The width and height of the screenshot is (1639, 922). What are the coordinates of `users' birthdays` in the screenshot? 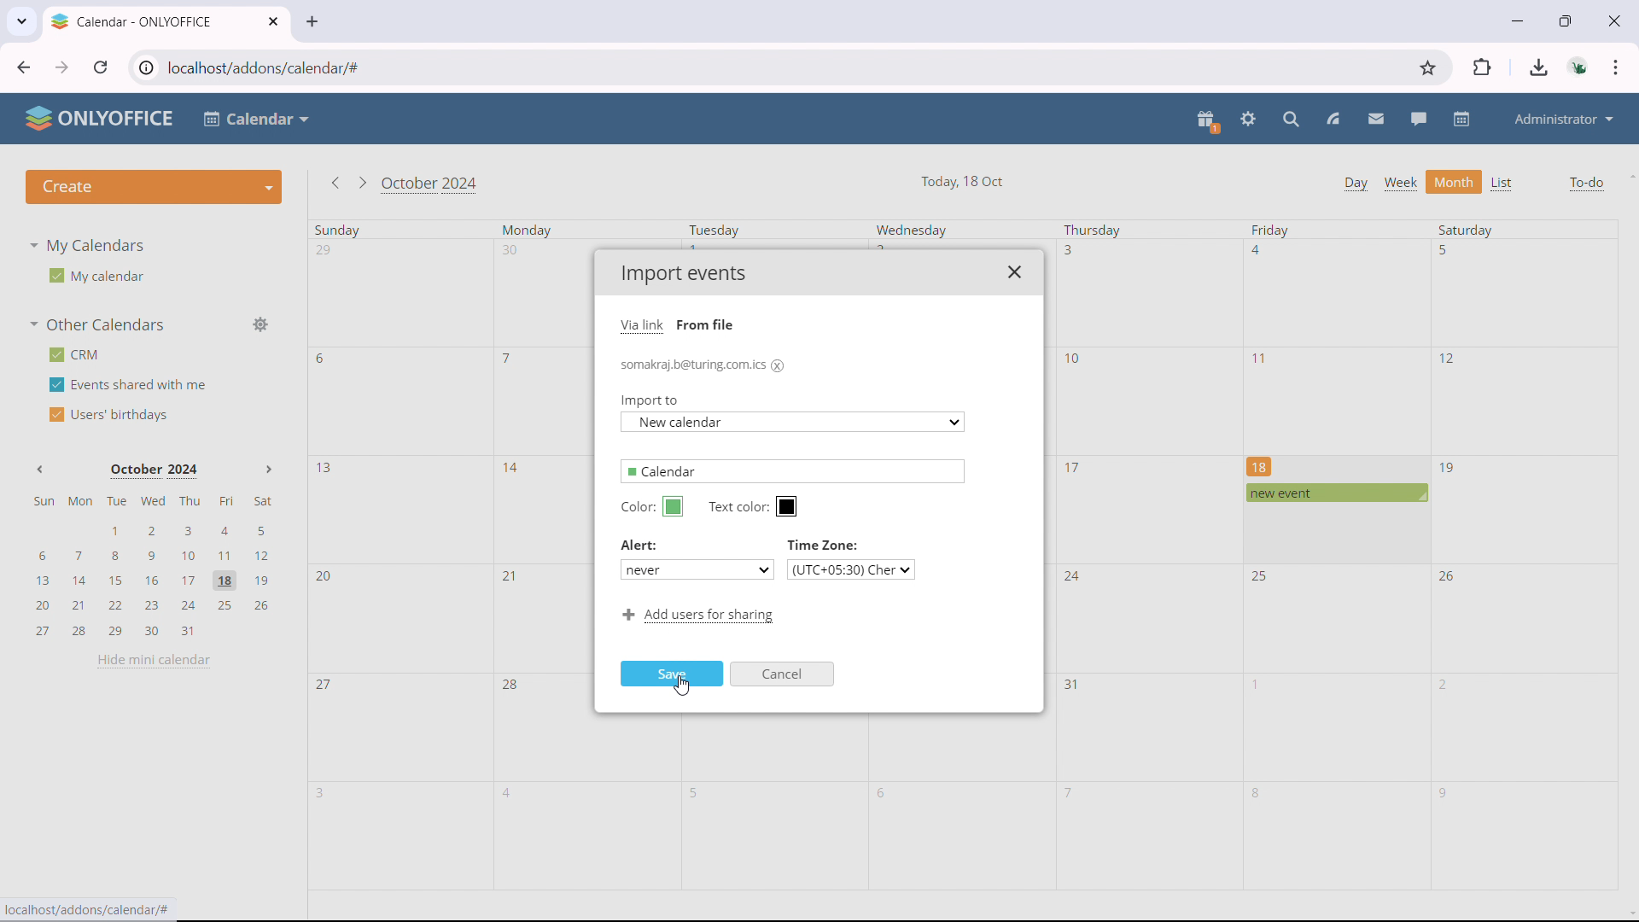 It's located at (110, 415).